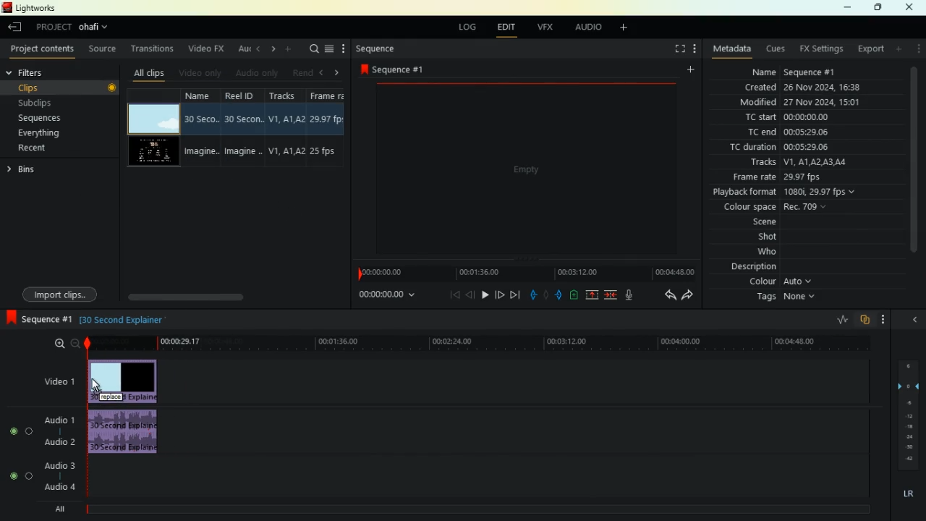 Image resolution: width=926 pixels, height=521 pixels. What do you see at coordinates (522, 271) in the screenshot?
I see `timeline` at bounding box center [522, 271].